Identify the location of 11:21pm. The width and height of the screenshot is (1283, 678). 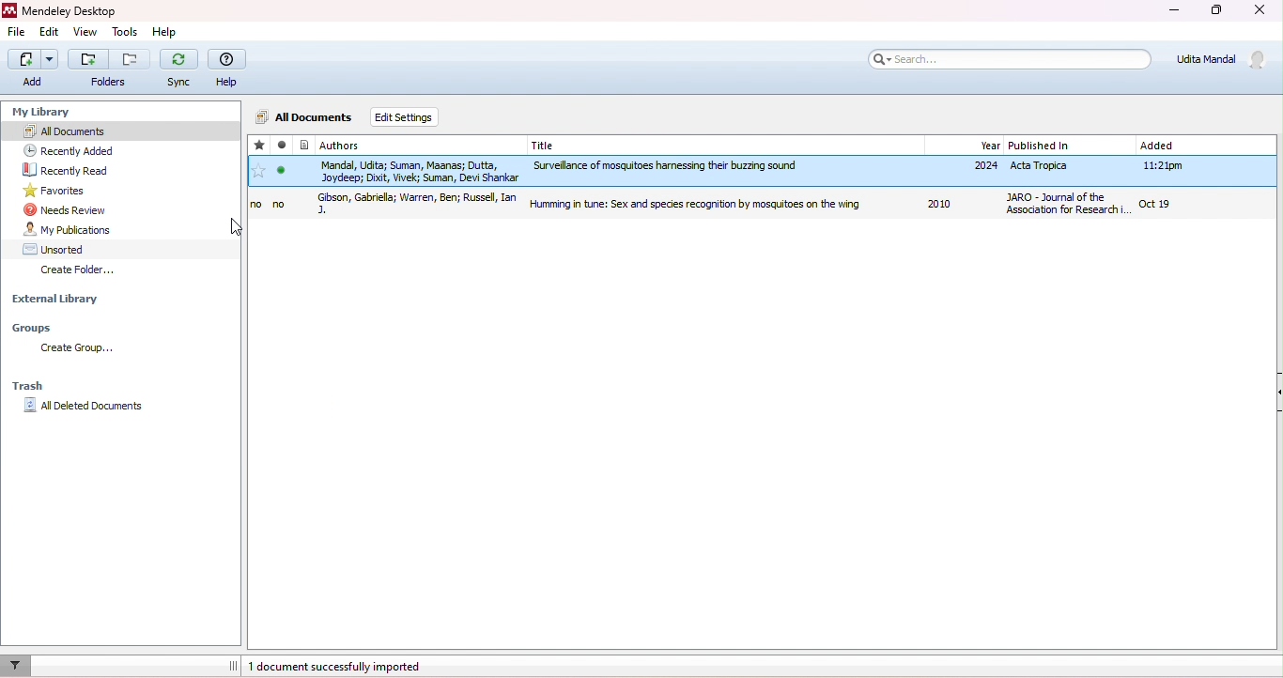
(1161, 166).